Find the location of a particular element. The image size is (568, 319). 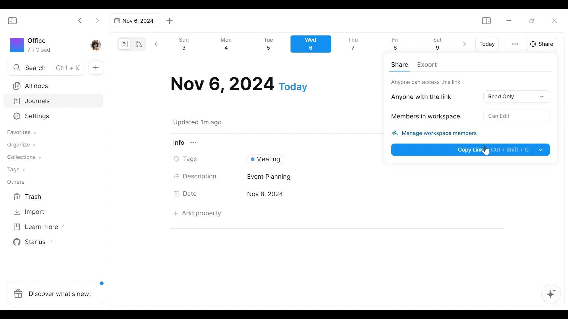

Page mode is located at coordinates (124, 44).